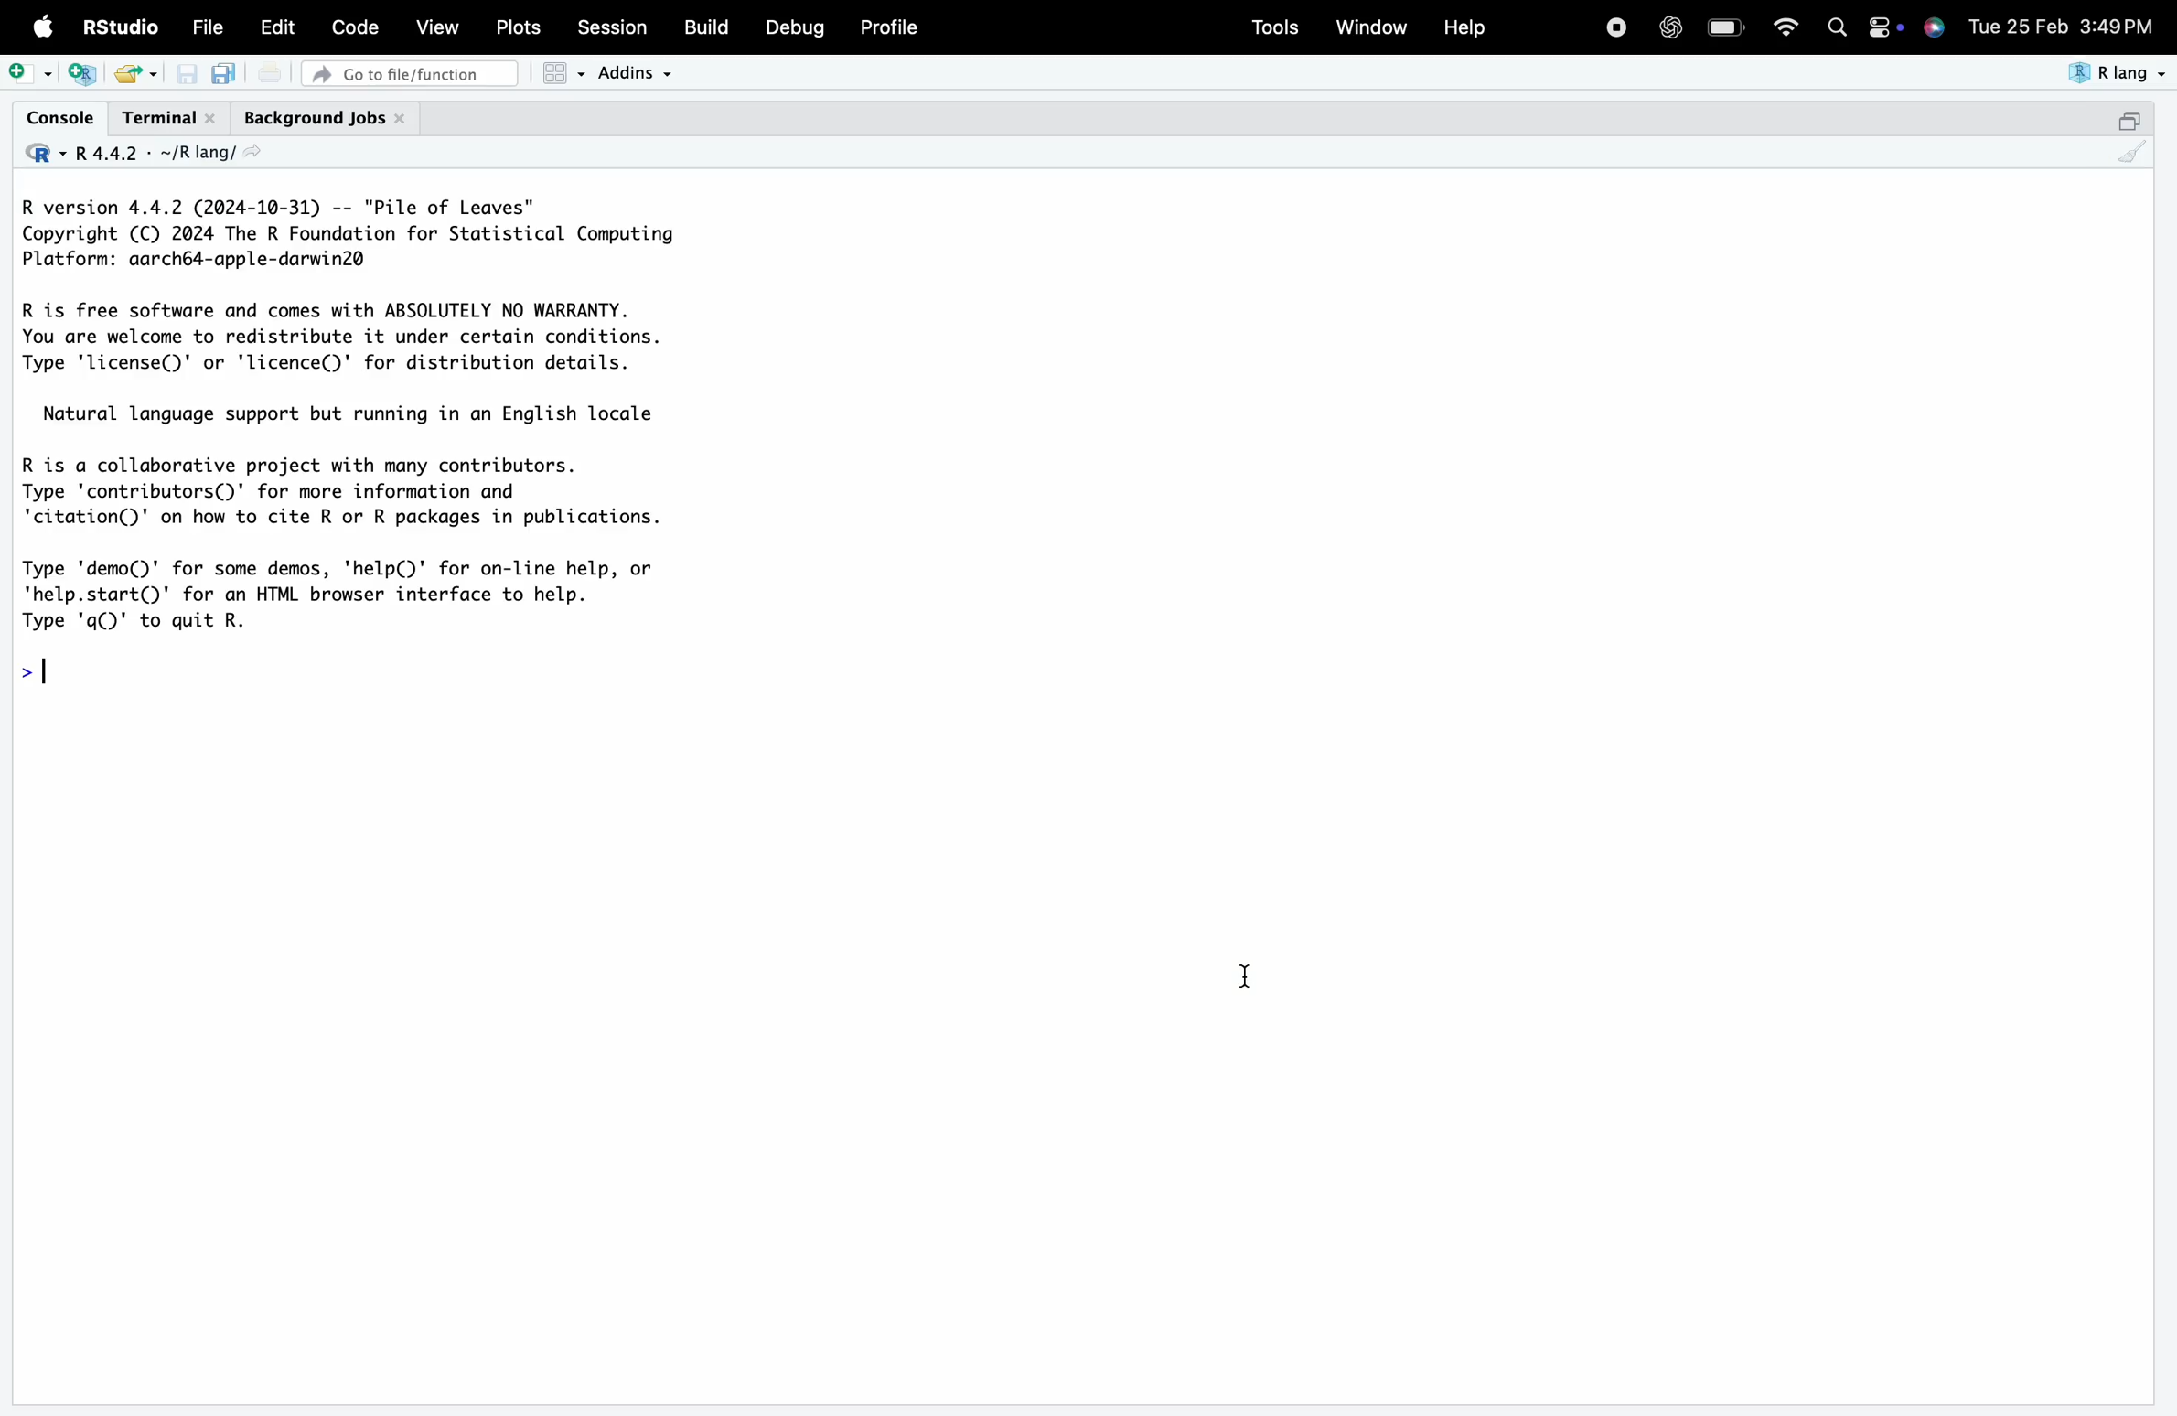  What do you see at coordinates (153, 75) in the screenshot?
I see `open recent files` at bounding box center [153, 75].